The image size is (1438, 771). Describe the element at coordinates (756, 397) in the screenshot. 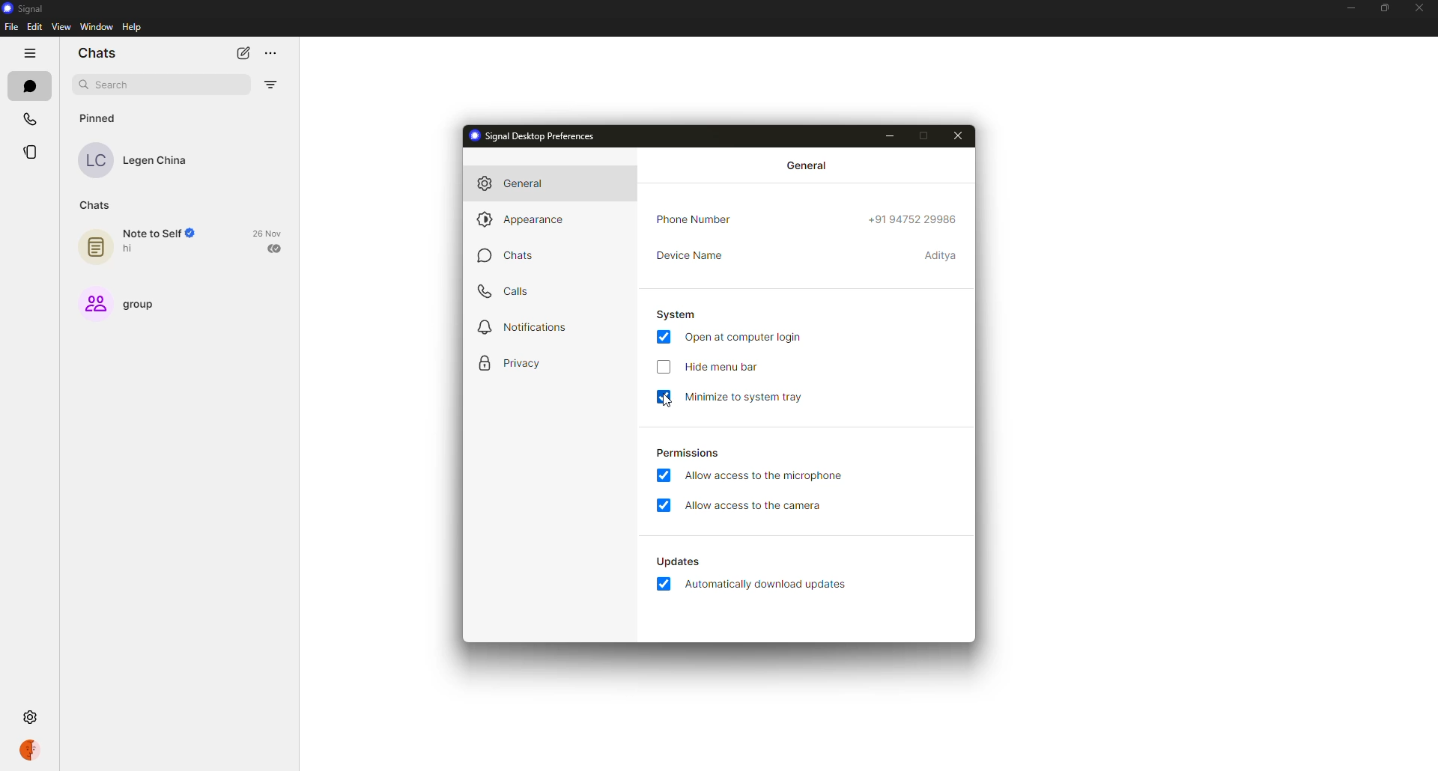

I see `minimize to system tray` at that location.